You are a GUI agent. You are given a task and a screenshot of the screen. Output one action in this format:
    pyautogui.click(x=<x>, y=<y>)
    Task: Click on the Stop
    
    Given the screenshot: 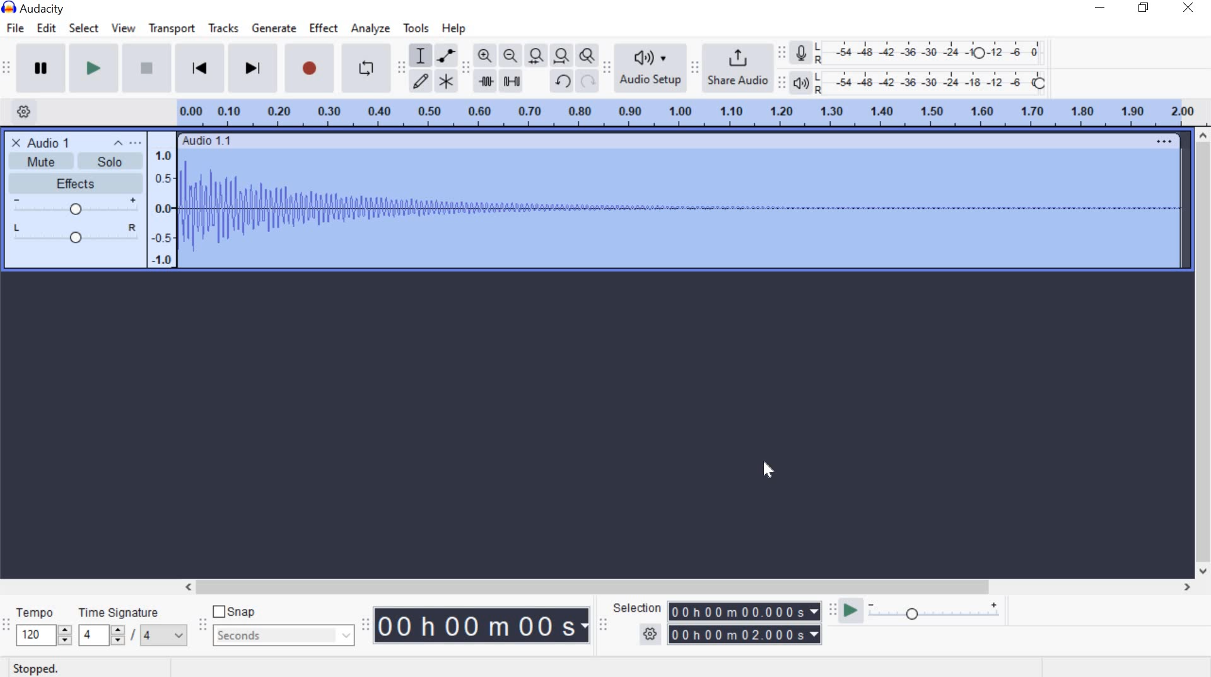 What is the action you would take?
    pyautogui.click(x=144, y=67)
    